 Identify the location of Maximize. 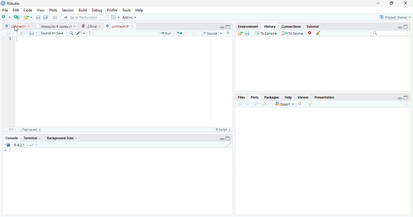
(406, 27).